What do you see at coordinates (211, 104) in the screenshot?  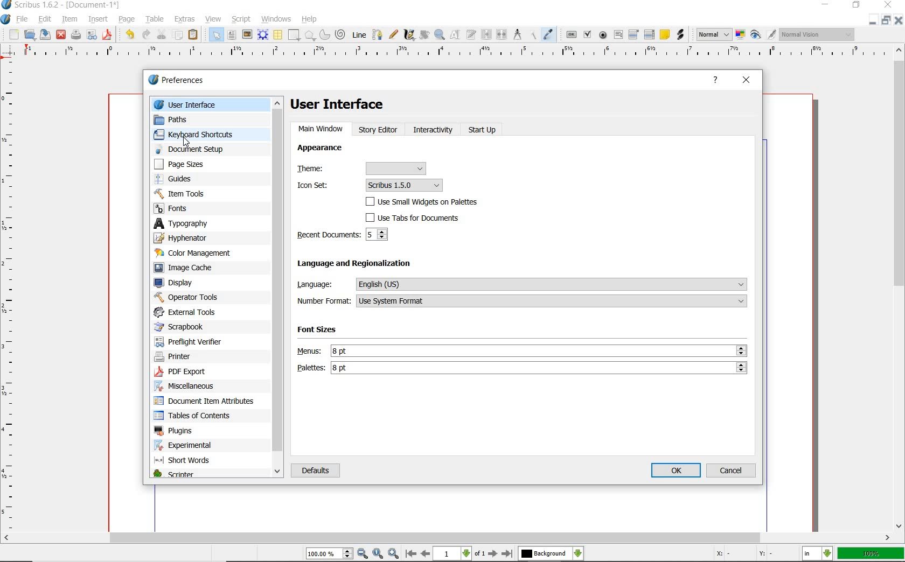 I see `user interface` at bounding box center [211, 104].